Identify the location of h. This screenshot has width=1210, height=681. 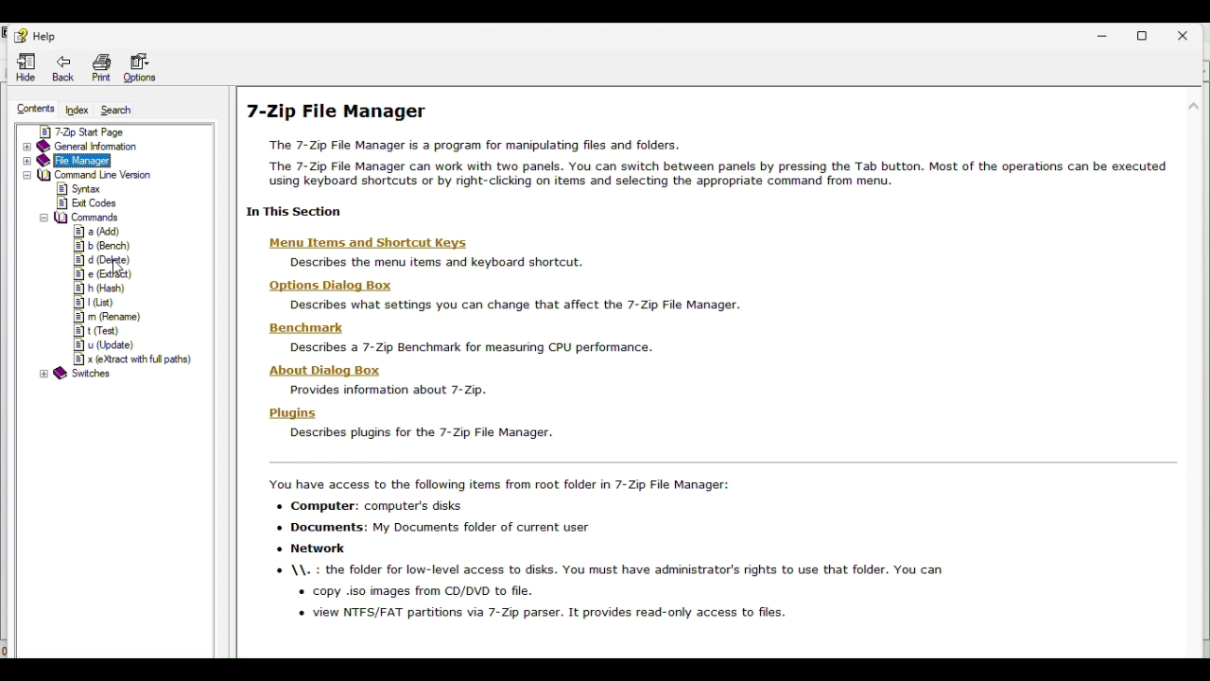
(103, 288).